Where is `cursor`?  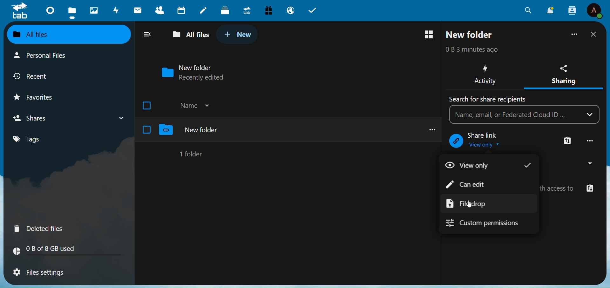
cursor is located at coordinates (470, 205).